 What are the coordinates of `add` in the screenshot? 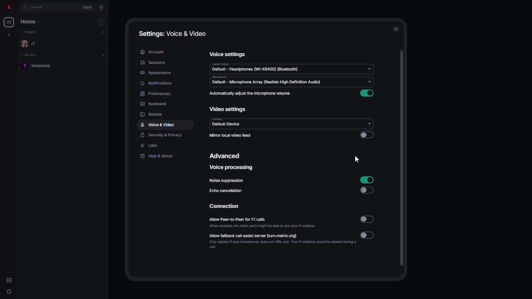 It's located at (102, 21).